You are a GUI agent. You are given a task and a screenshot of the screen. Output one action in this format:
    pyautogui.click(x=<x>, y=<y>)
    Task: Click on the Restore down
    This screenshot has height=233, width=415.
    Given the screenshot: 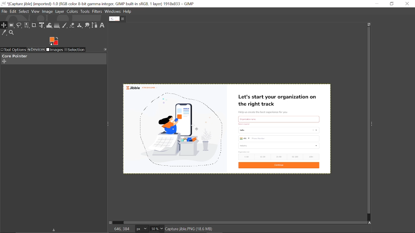 What is the action you would take?
    pyautogui.click(x=392, y=4)
    